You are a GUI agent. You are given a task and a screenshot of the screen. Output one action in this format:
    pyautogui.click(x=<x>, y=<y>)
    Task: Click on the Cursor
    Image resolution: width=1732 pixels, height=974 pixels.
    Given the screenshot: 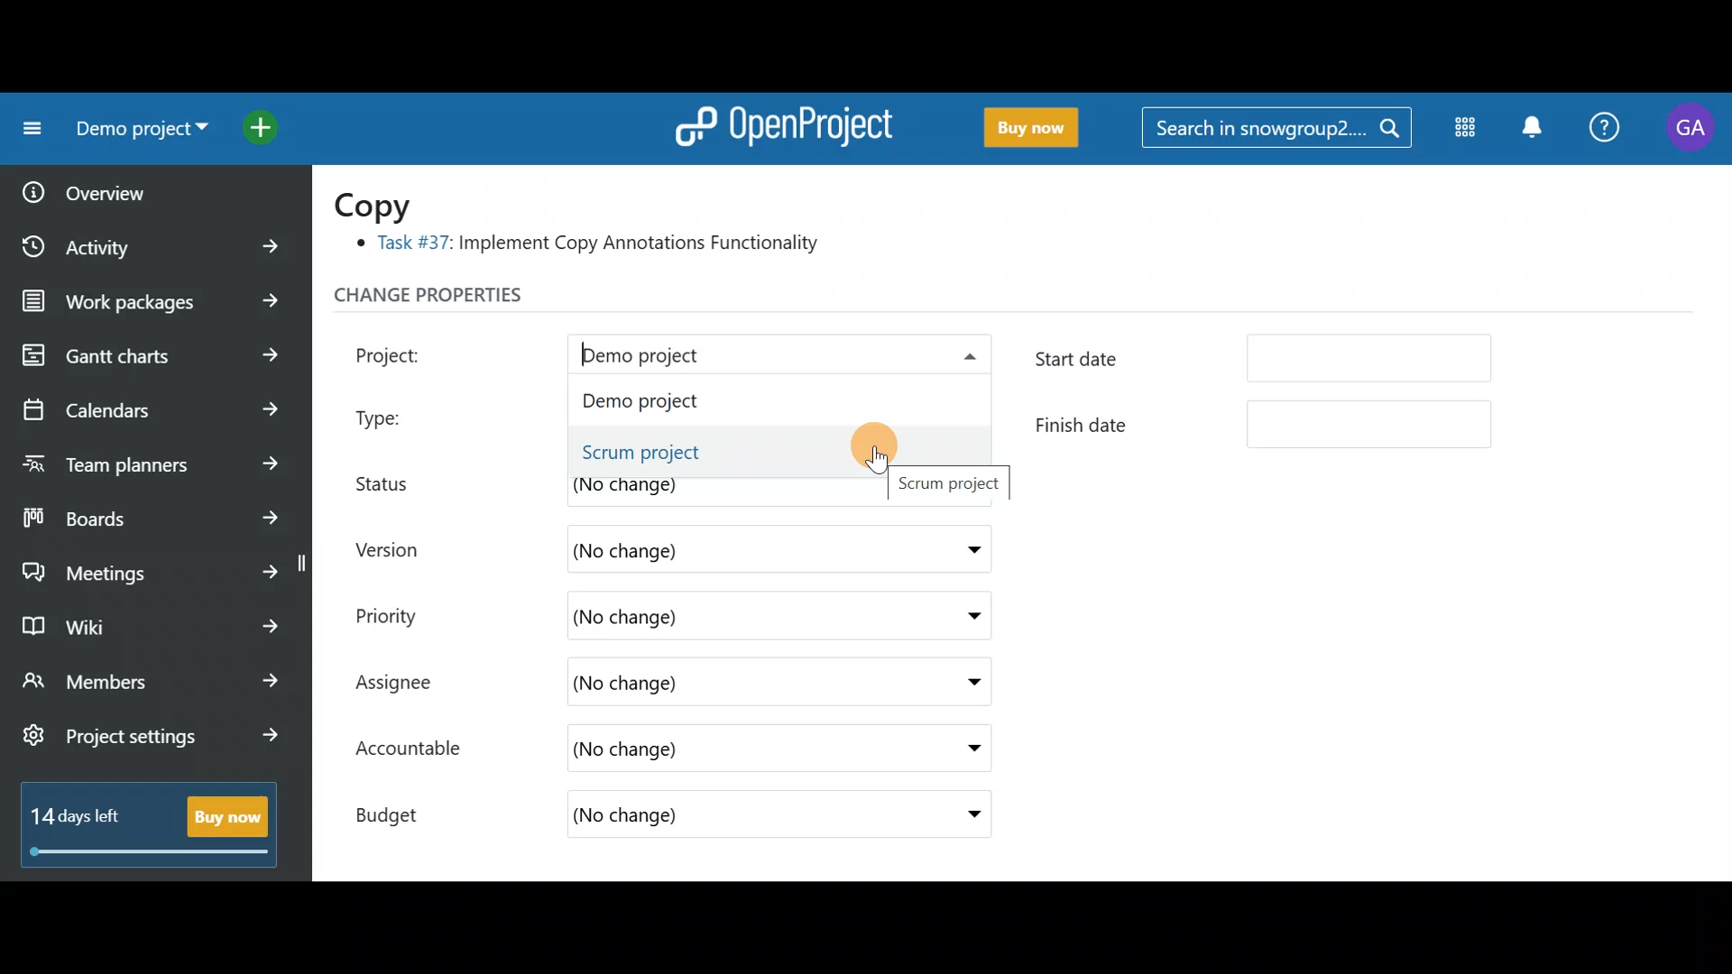 What is the action you would take?
    pyautogui.click(x=865, y=449)
    